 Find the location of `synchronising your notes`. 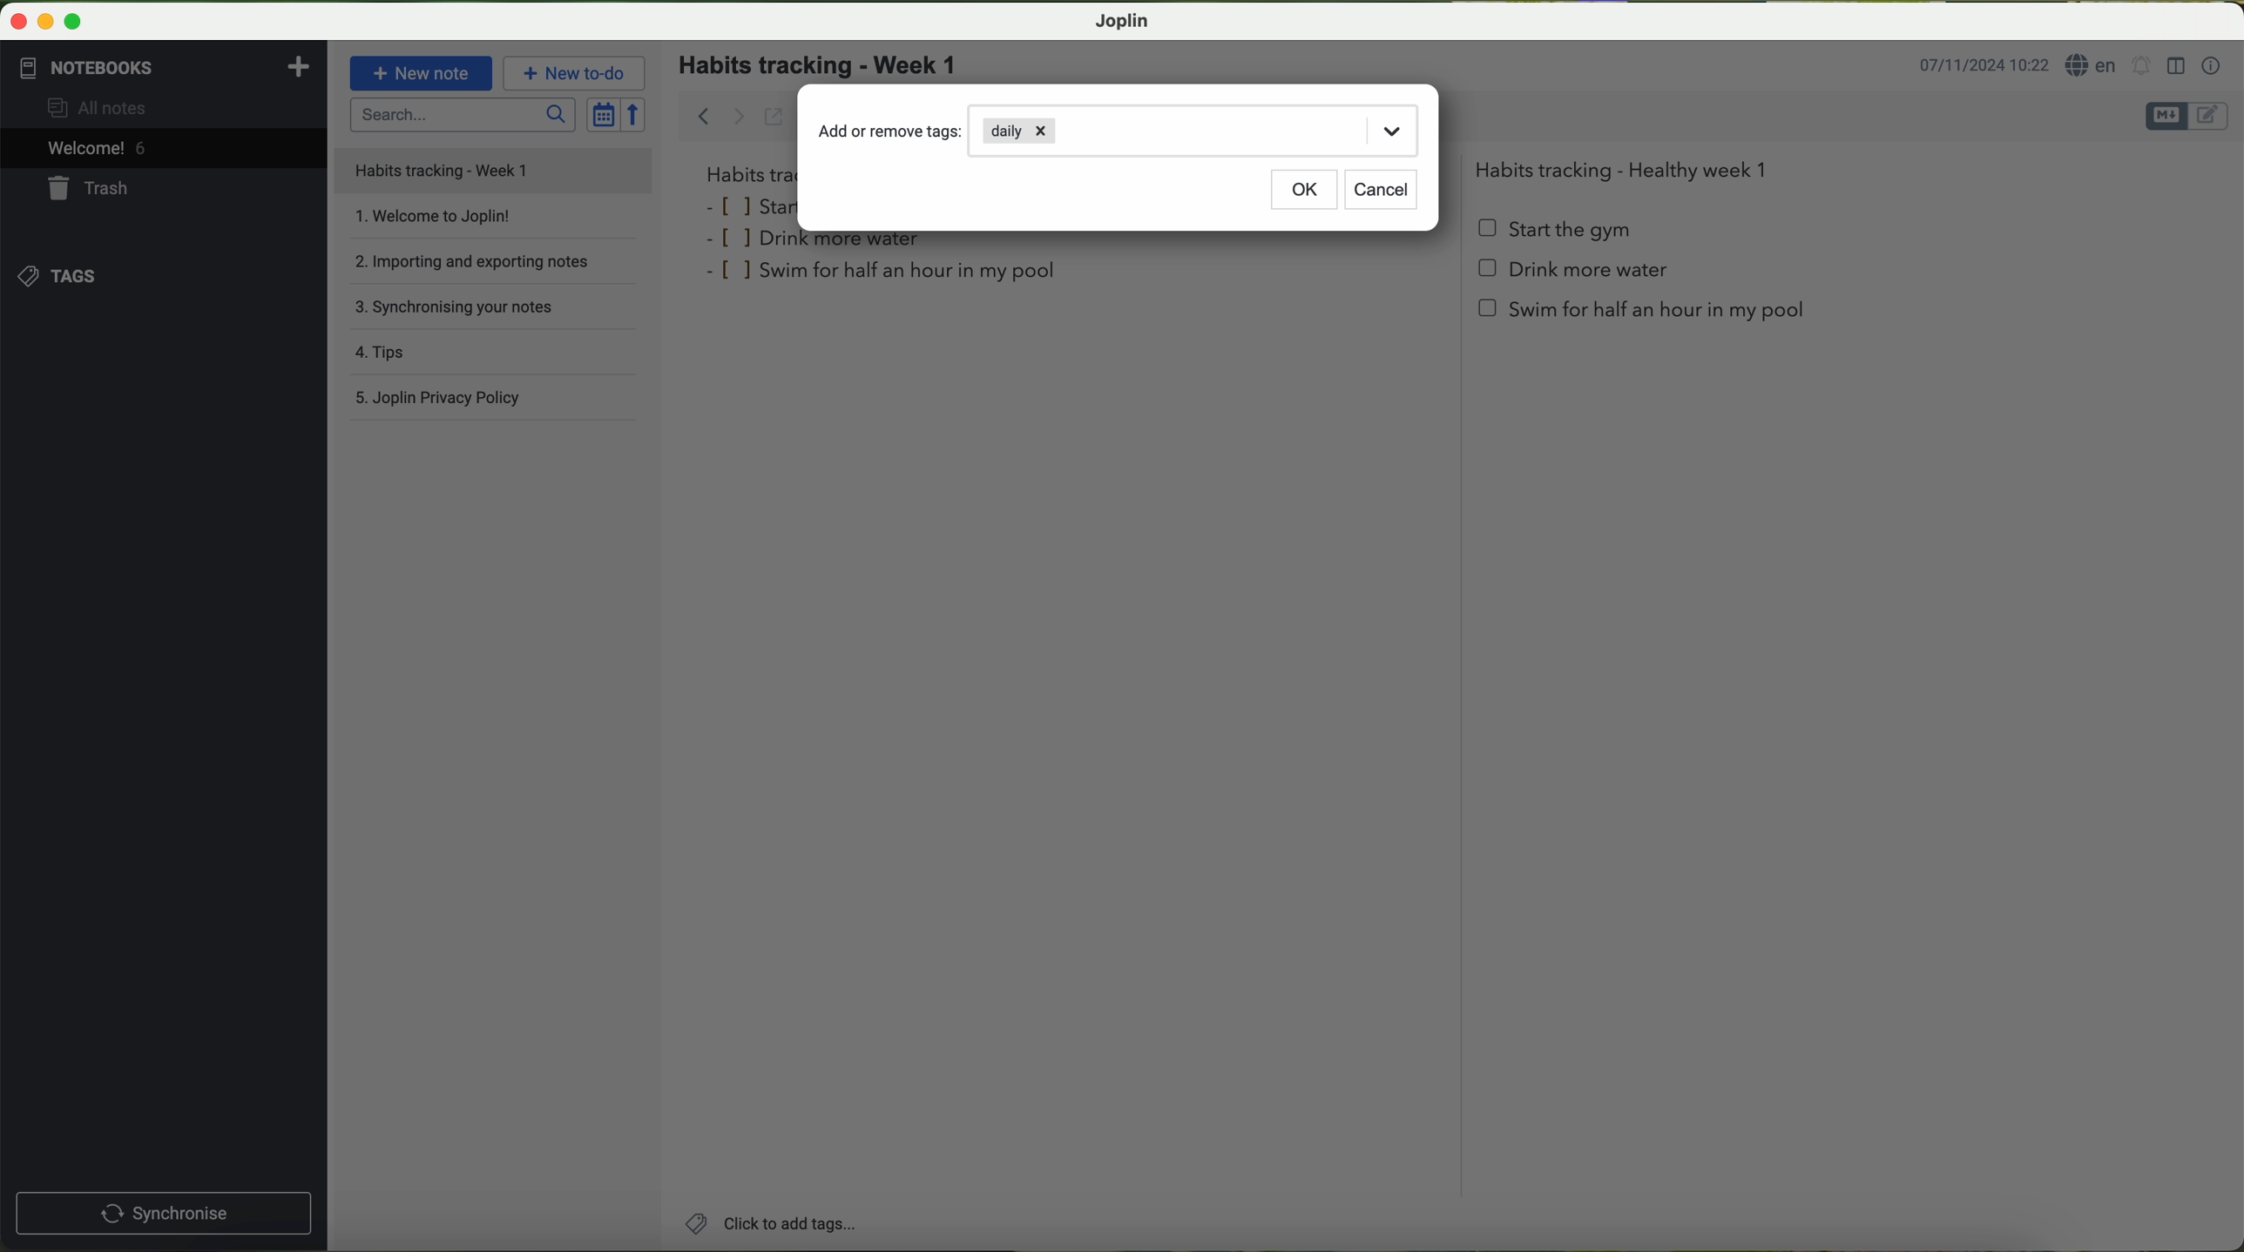

synchronising your notes is located at coordinates (500, 313).